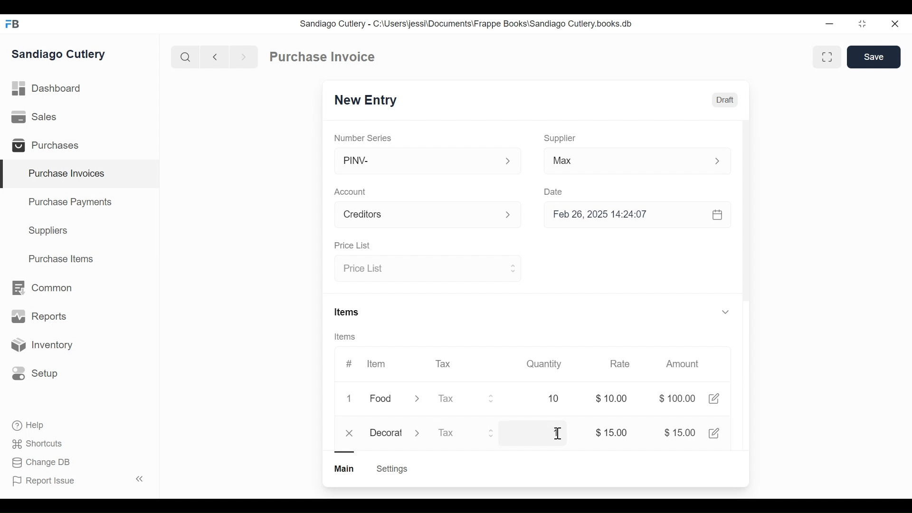  I want to click on Tax, so click(445, 363).